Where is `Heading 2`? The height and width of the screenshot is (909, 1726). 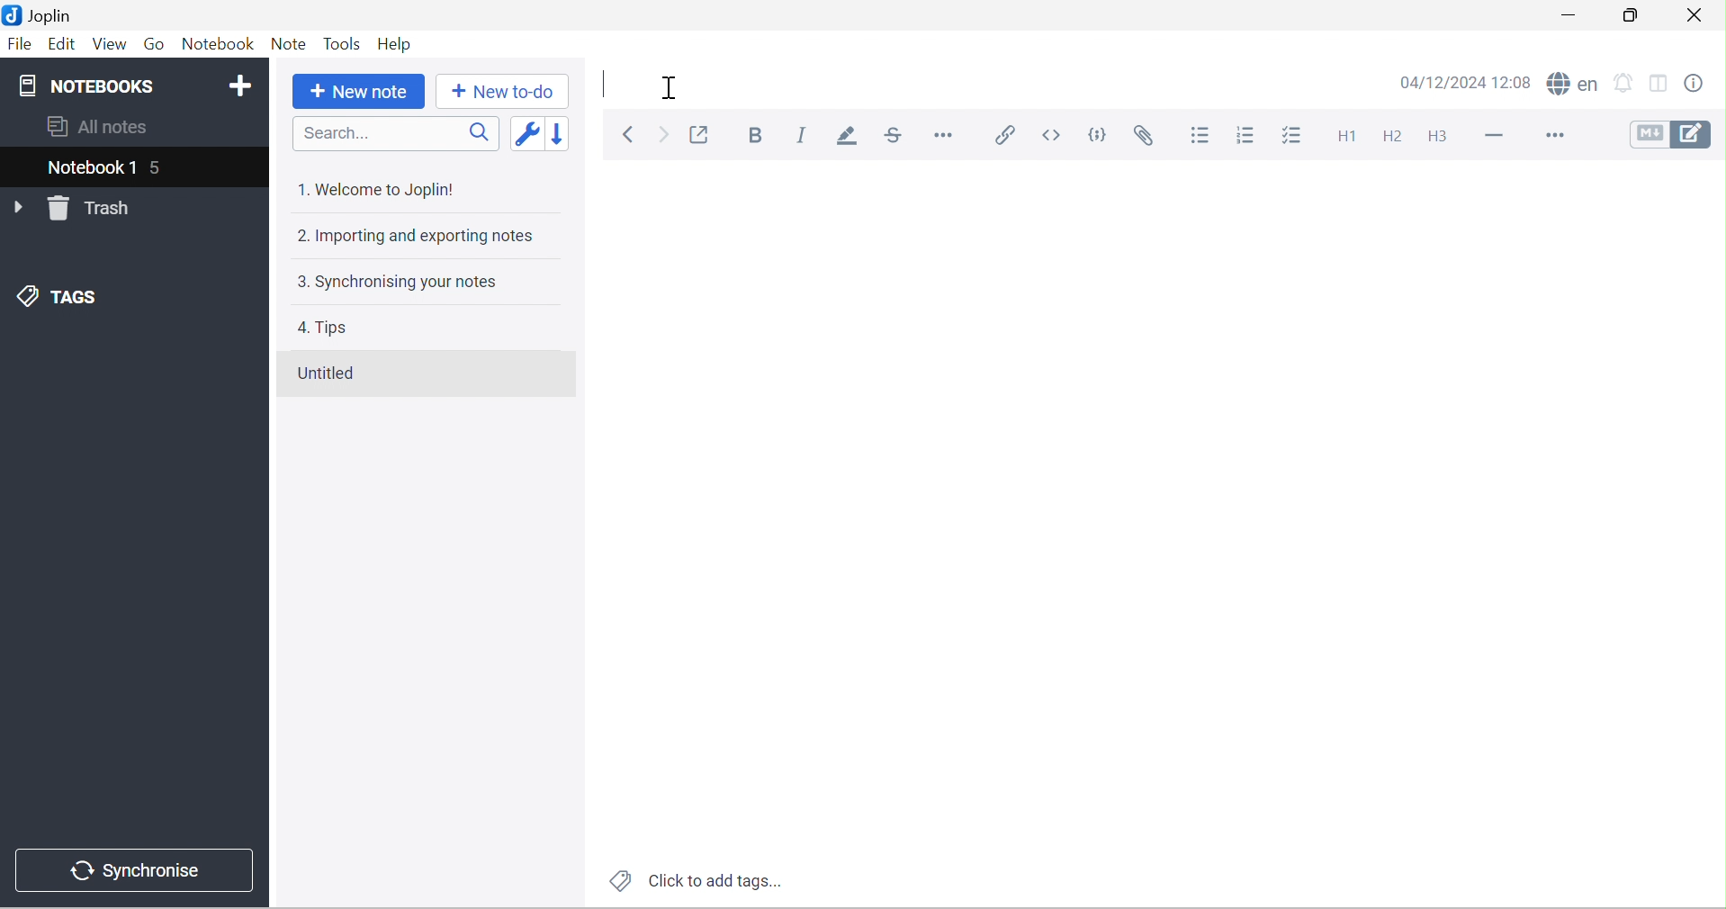
Heading 2 is located at coordinates (1397, 136).